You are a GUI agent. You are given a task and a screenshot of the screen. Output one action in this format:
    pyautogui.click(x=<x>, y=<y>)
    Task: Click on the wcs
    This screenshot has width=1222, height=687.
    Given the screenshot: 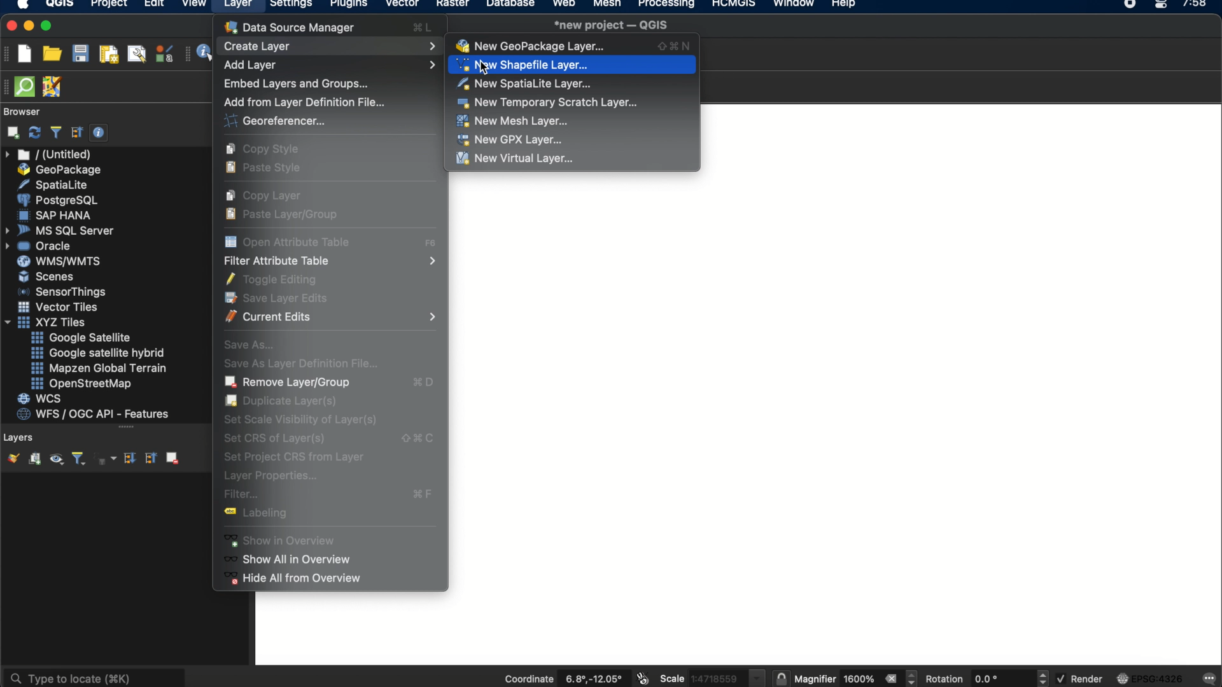 What is the action you would take?
    pyautogui.click(x=41, y=399)
    